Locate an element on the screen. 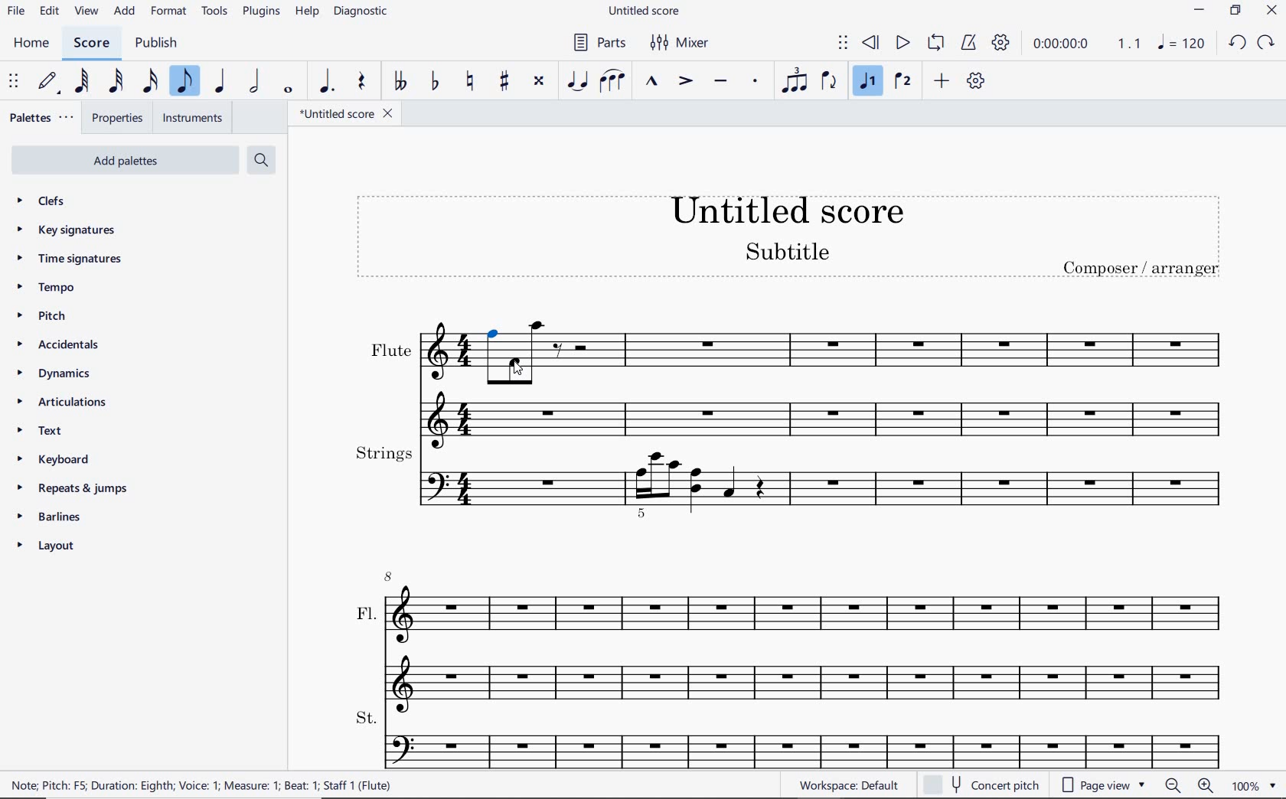  EIGHTH NOTE is located at coordinates (185, 82).